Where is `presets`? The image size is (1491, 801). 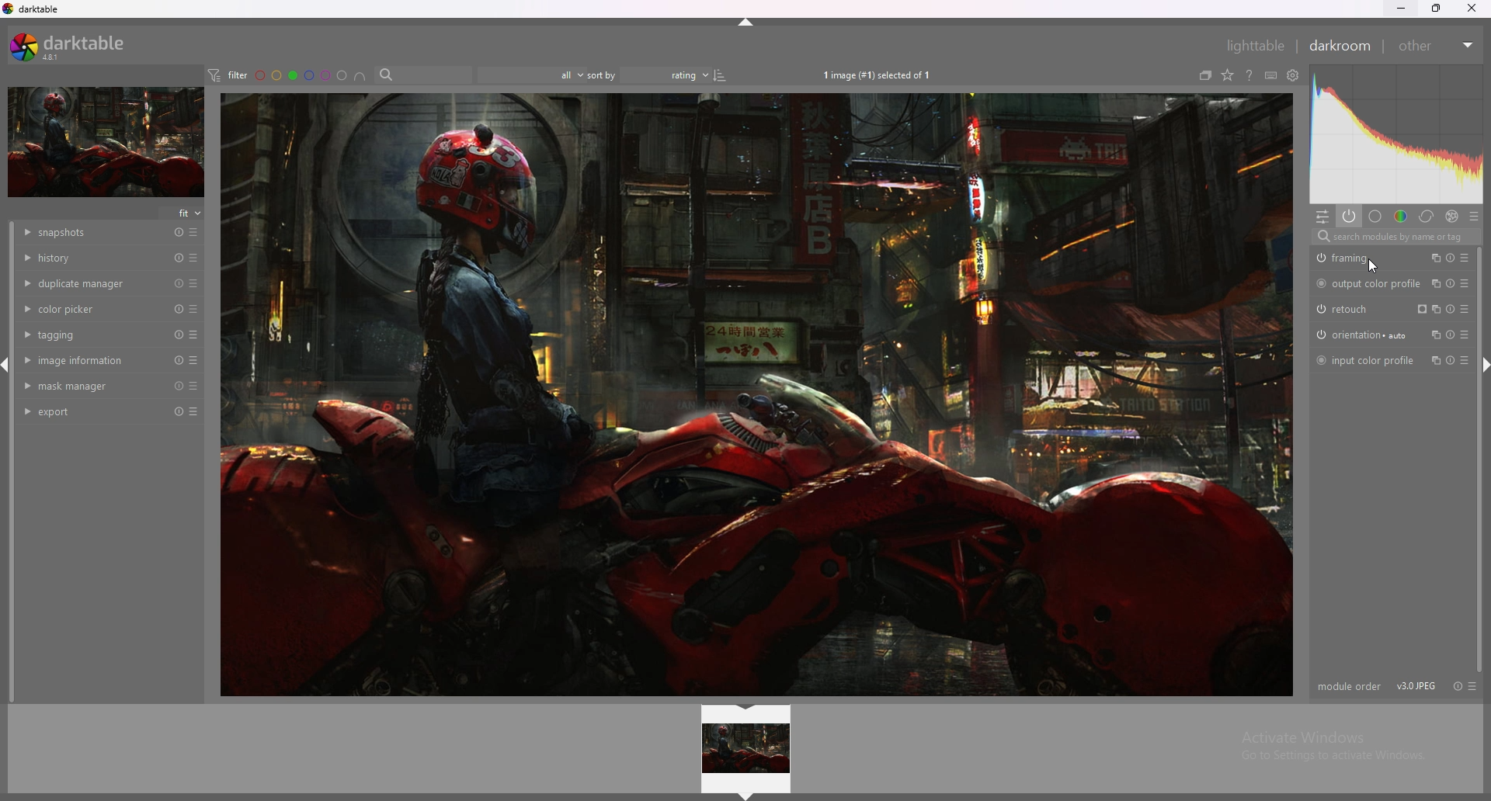
presets is located at coordinates (194, 283).